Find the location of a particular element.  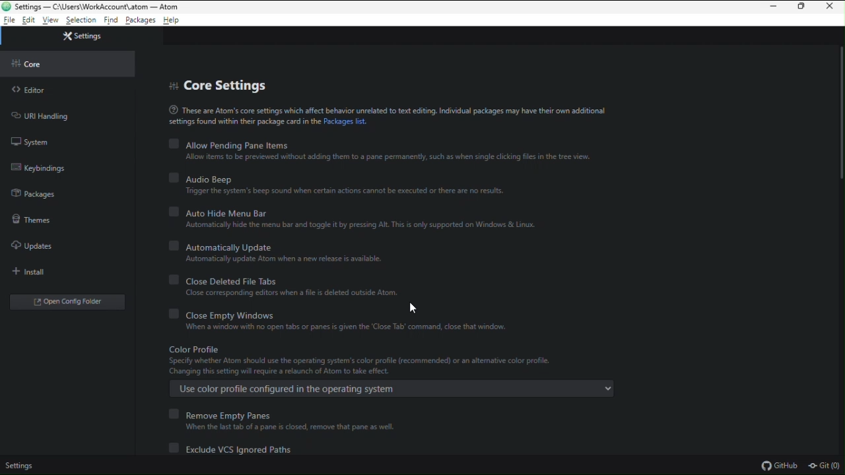

Edit is located at coordinates (29, 20).